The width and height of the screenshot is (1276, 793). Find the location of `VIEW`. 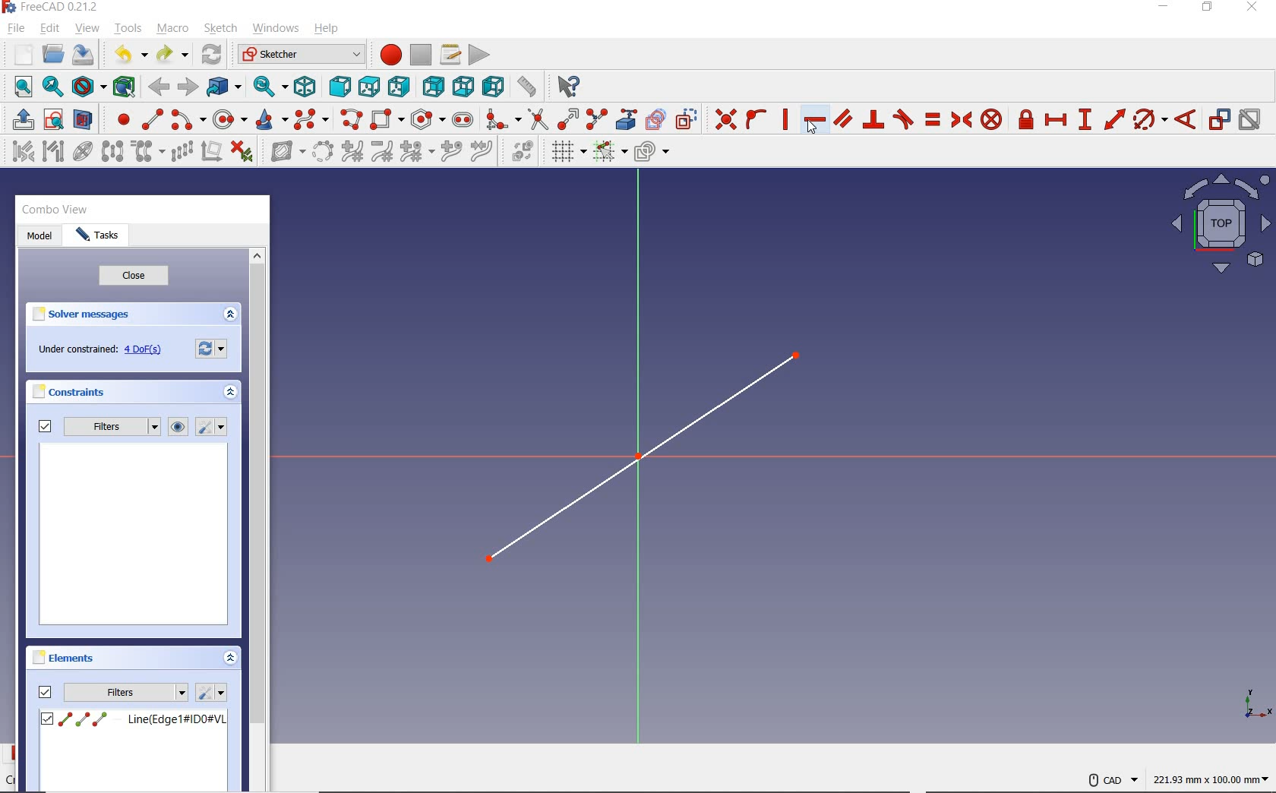

VIEW is located at coordinates (87, 29).